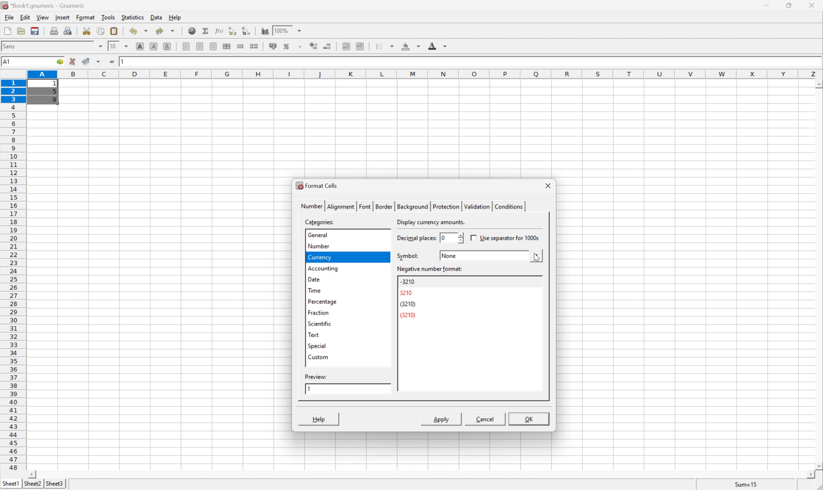  What do you see at coordinates (790, 5) in the screenshot?
I see `restore down` at bounding box center [790, 5].